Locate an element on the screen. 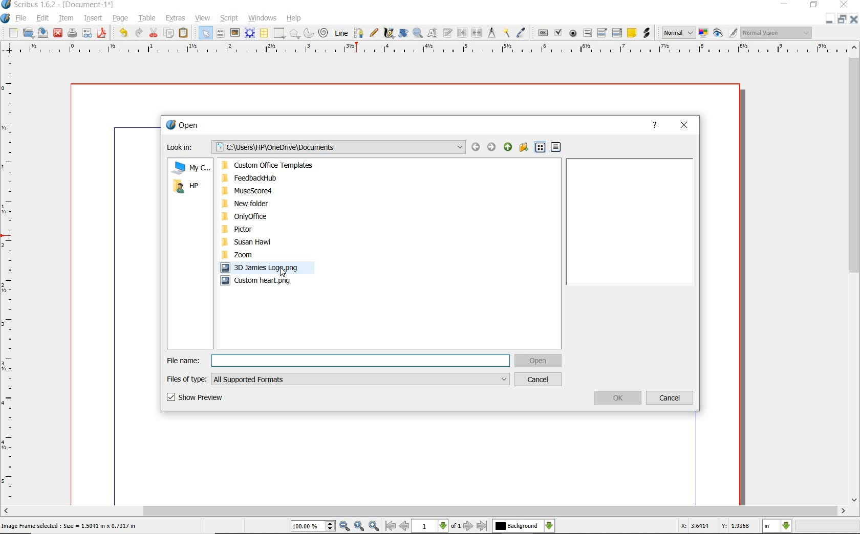  pdf text field is located at coordinates (588, 33).